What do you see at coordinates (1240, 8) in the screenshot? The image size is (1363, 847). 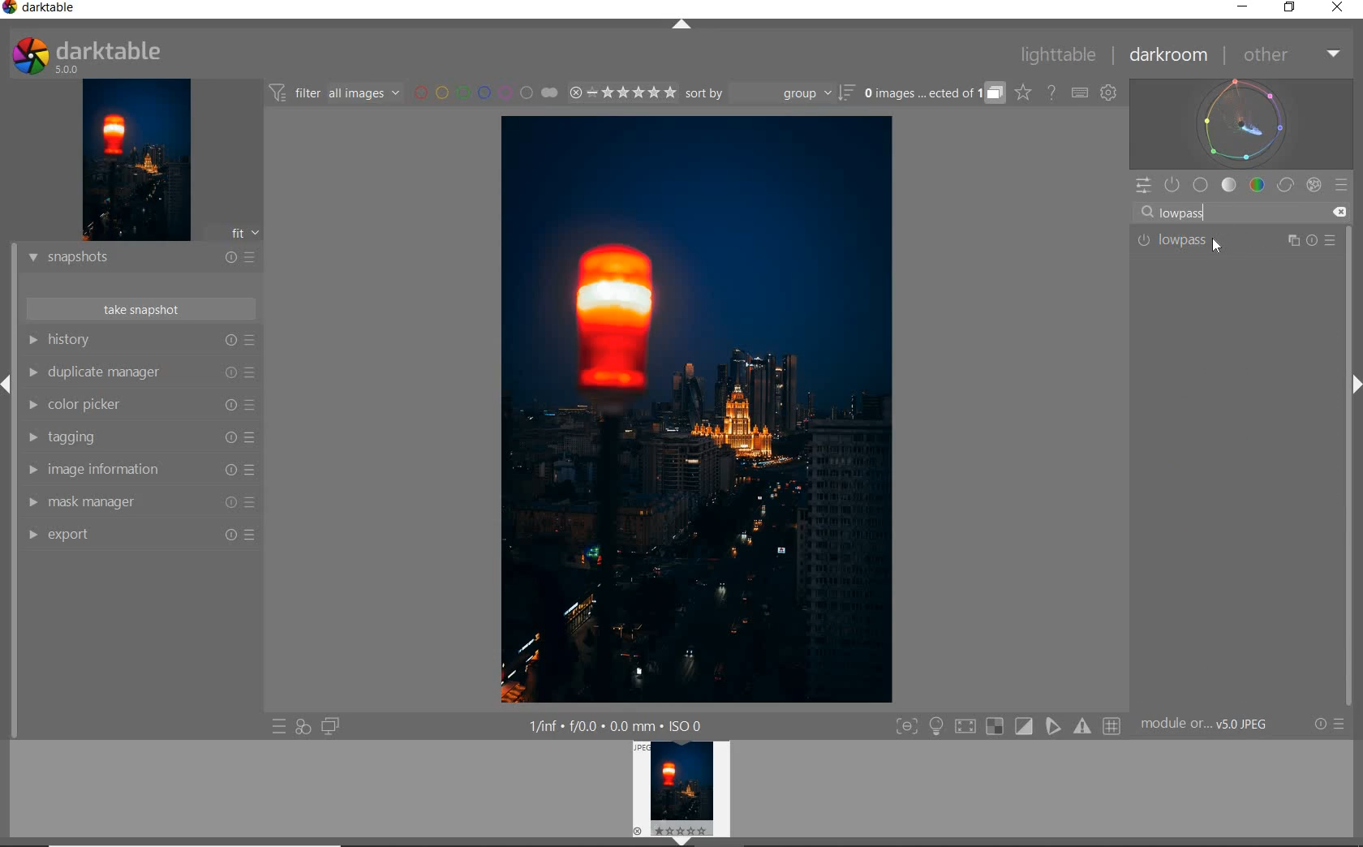 I see `MINIMIZE` at bounding box center [1240, 8].